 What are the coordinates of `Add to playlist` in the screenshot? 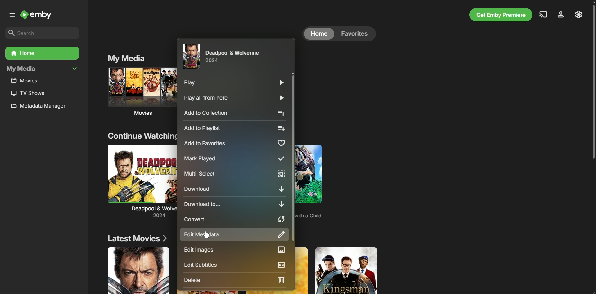 It's located at (237, 128).